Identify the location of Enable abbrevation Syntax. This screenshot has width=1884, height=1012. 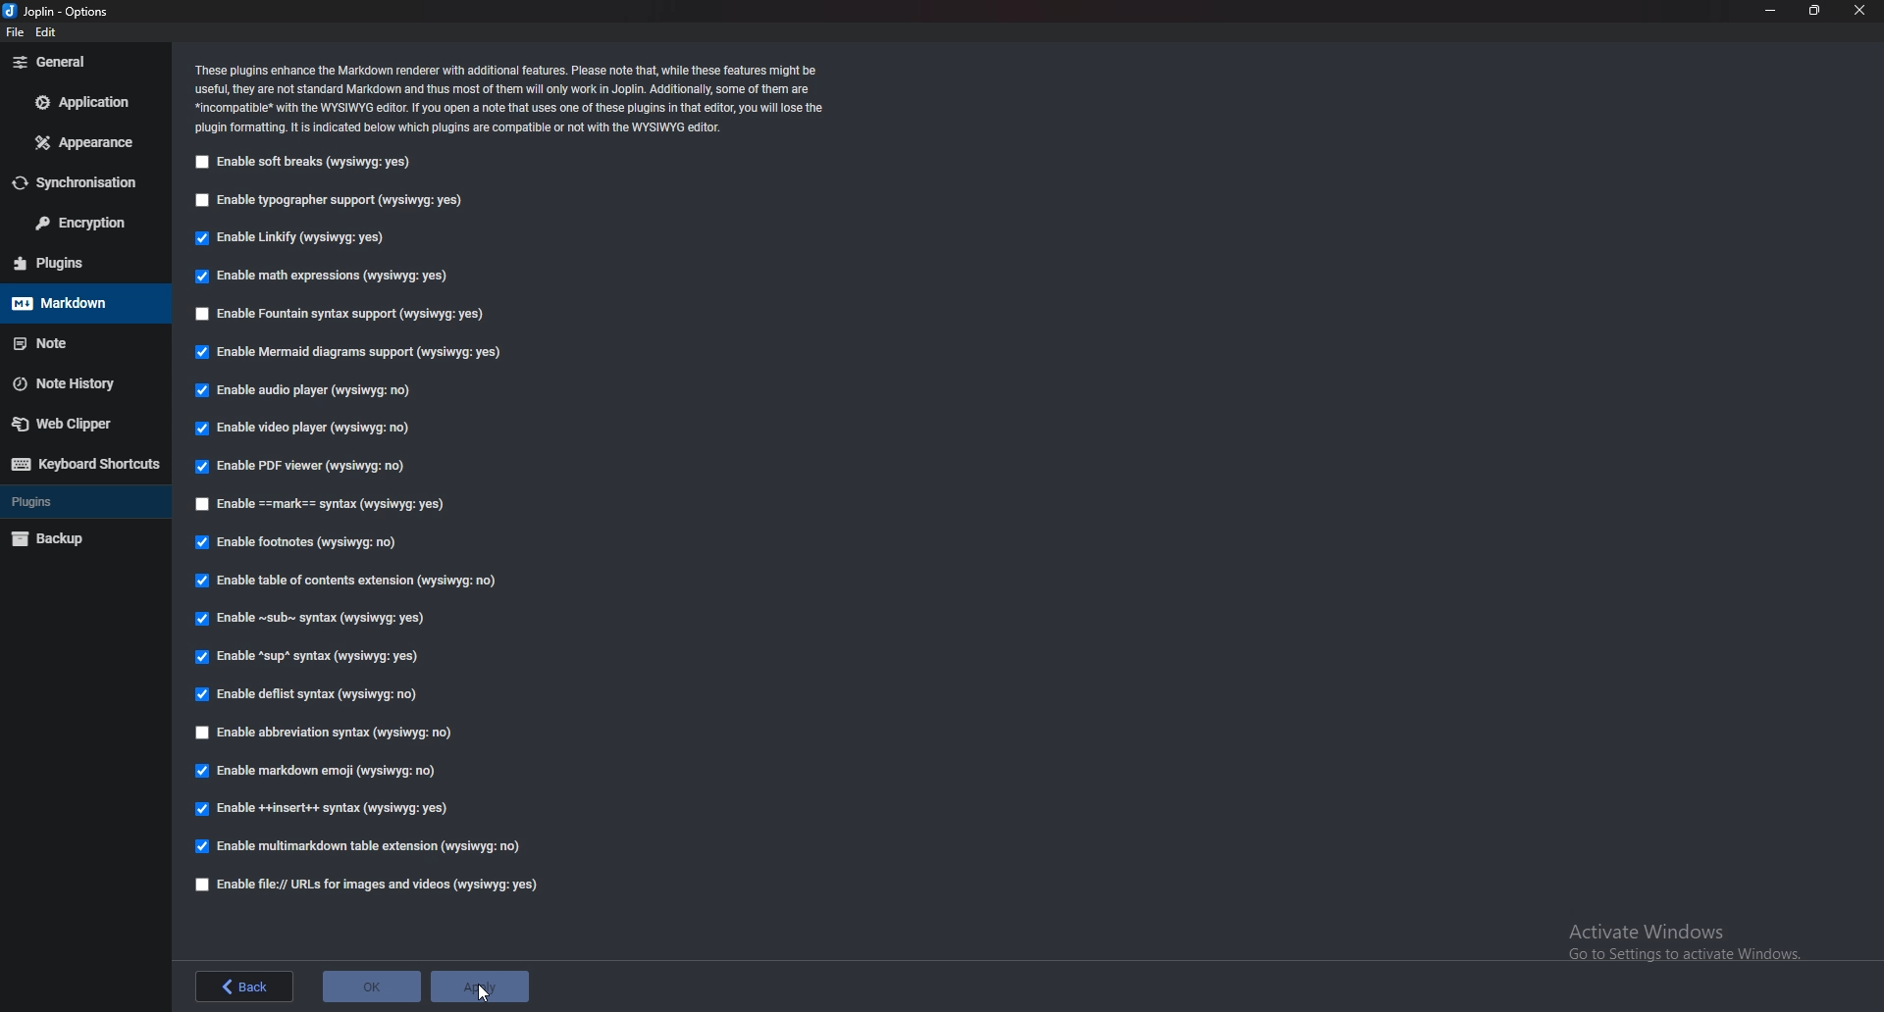
(338, 734).